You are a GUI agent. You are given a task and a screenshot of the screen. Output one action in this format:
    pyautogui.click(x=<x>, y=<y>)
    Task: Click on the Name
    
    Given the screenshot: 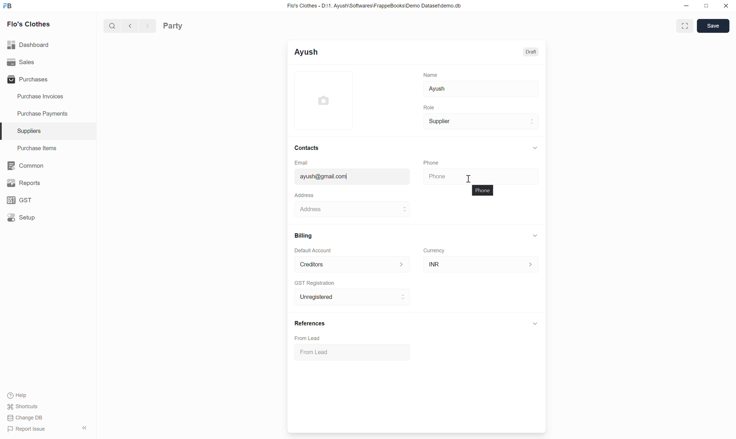 What is the action you would take?
    pyautogui.click(x=430, y=75)
    